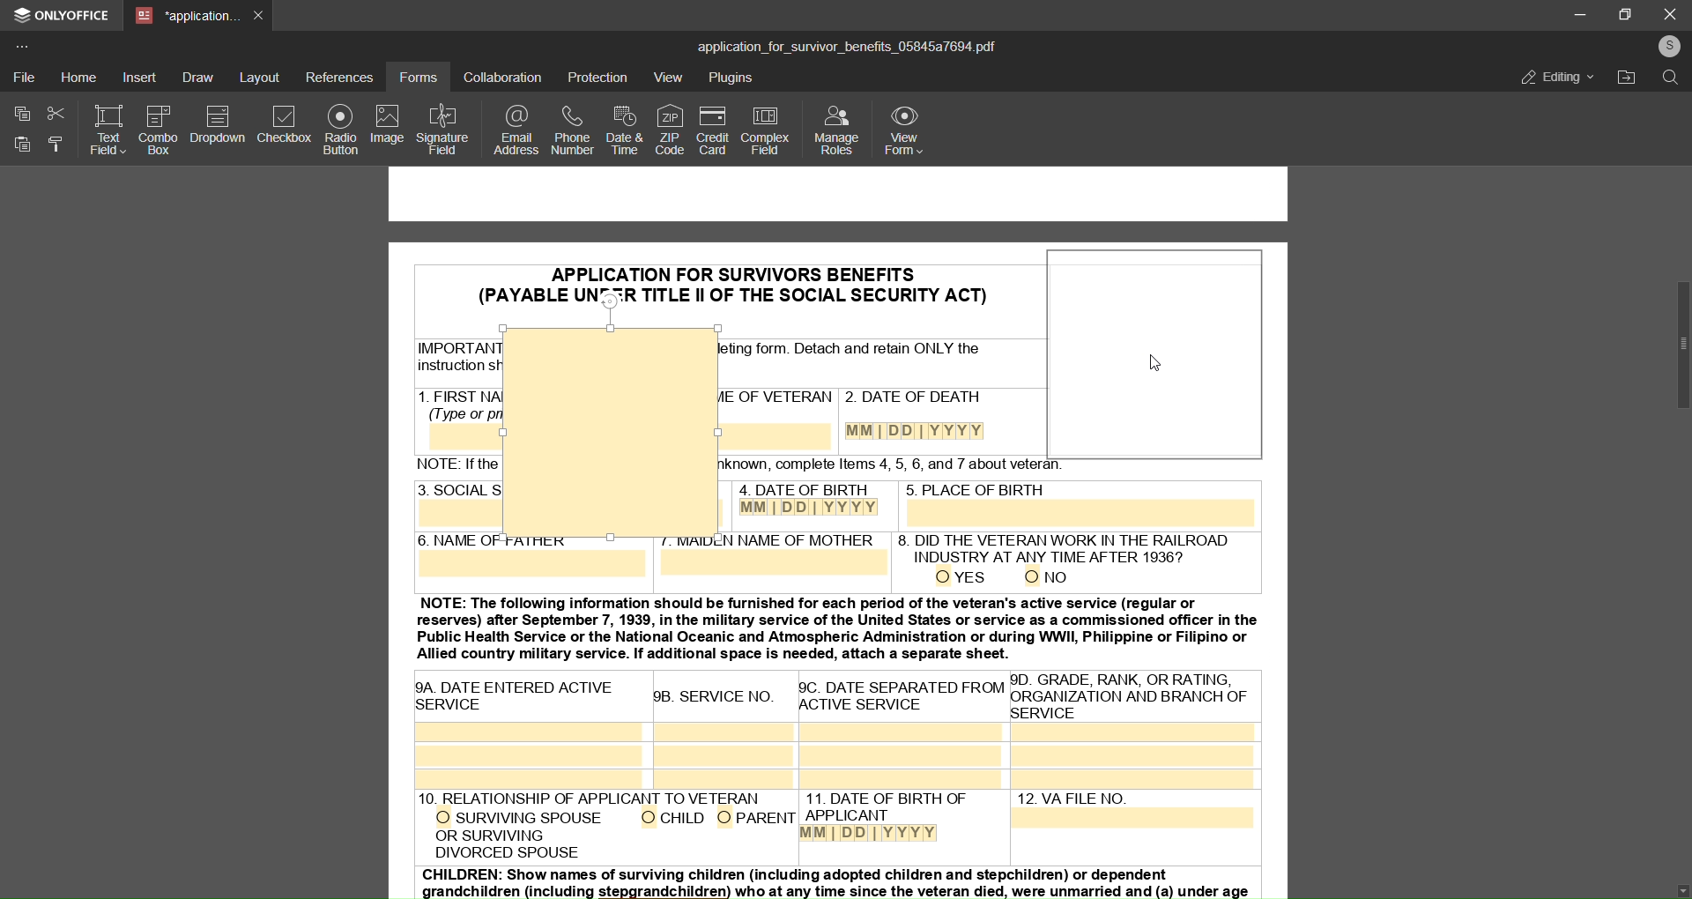  Describe the element at coordinates (763, 132) in the screenshot. I see `complex field` at that location.